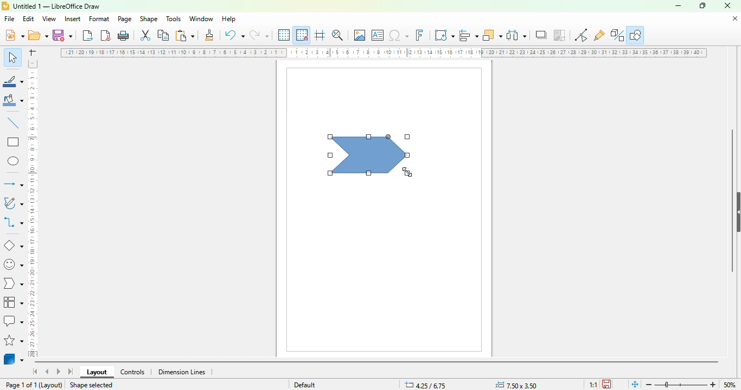  I want to click on window, so click(201, 19).